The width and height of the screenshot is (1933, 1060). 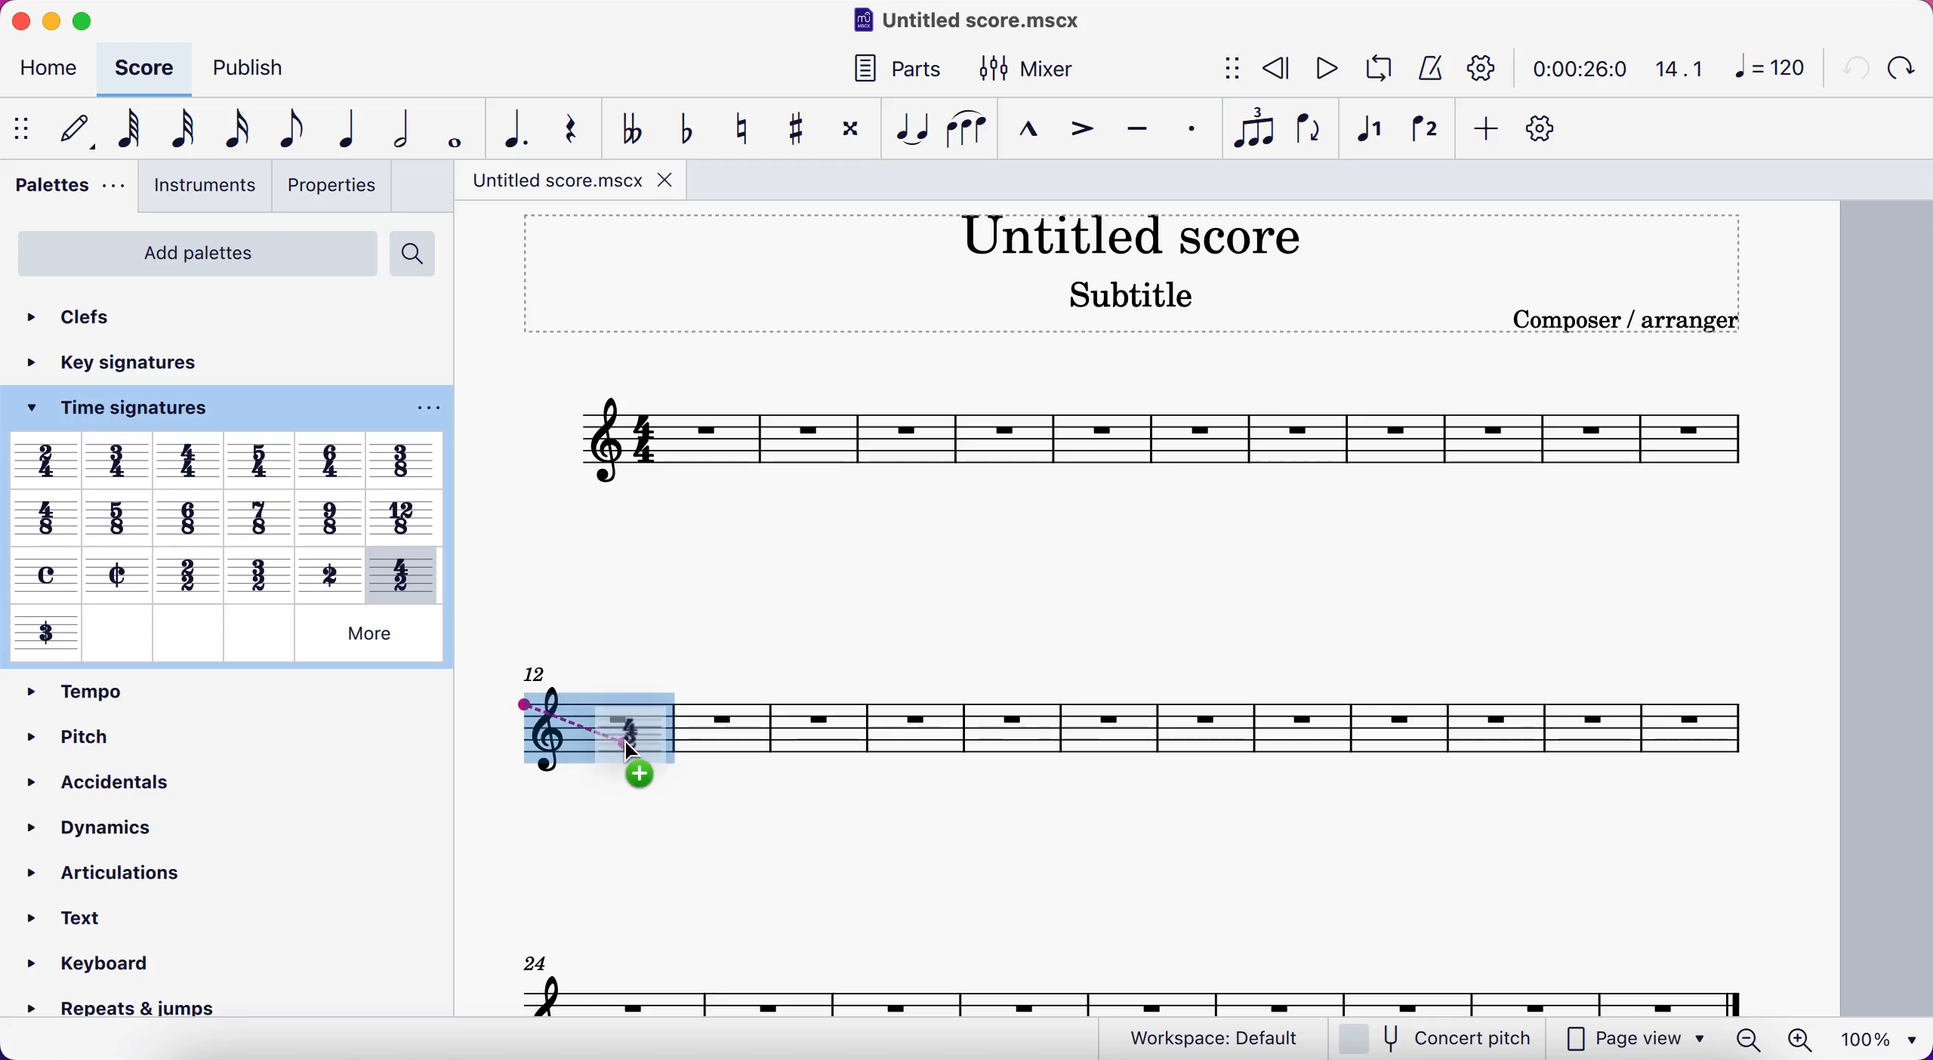 What do you see at coordinates (1572, 69) in the screenshot?
I see `time` at bounding box center [1572, 69].